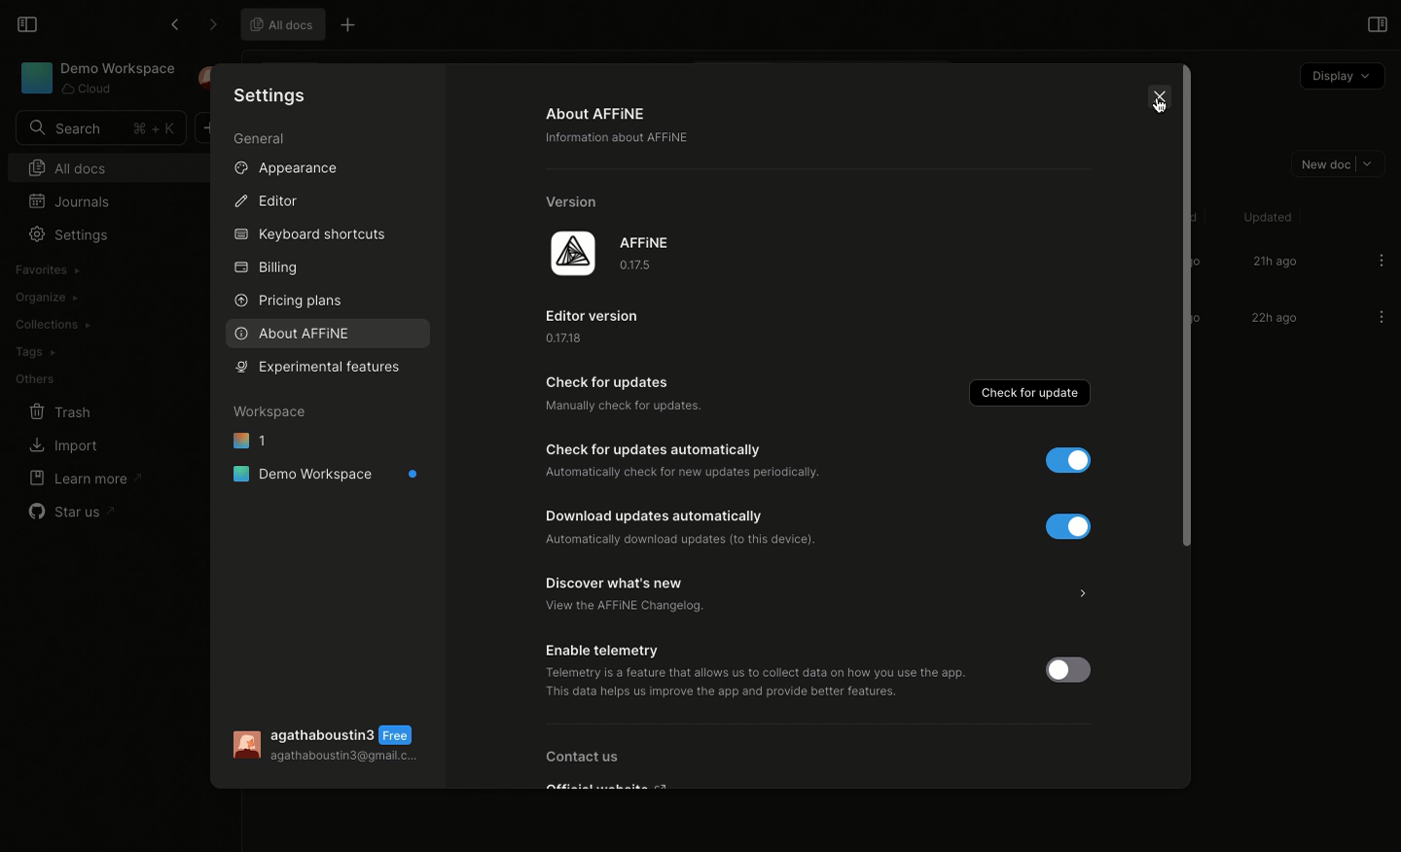  Describe the element at coordinates (1058, 461) in the screenshot. I see `Enabled` at that location.